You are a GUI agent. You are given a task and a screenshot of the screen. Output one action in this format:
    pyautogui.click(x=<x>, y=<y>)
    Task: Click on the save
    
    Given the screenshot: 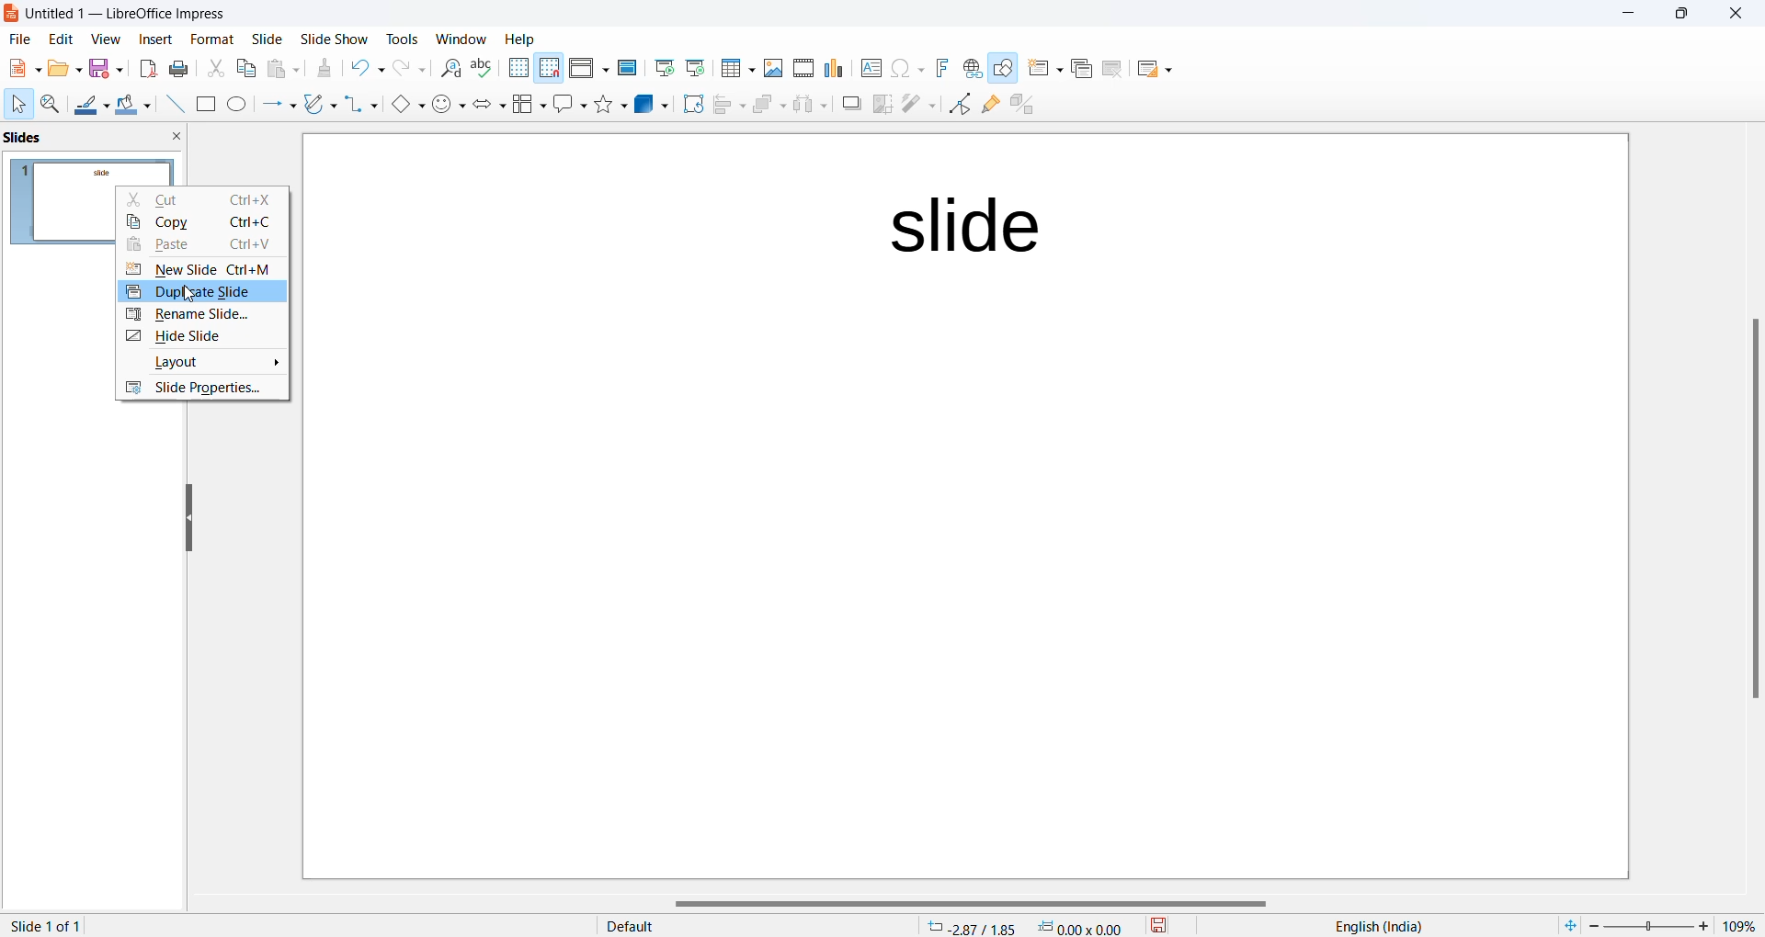 What is the action you would take?
    pyautogui.click(x=1158, y=926)
    